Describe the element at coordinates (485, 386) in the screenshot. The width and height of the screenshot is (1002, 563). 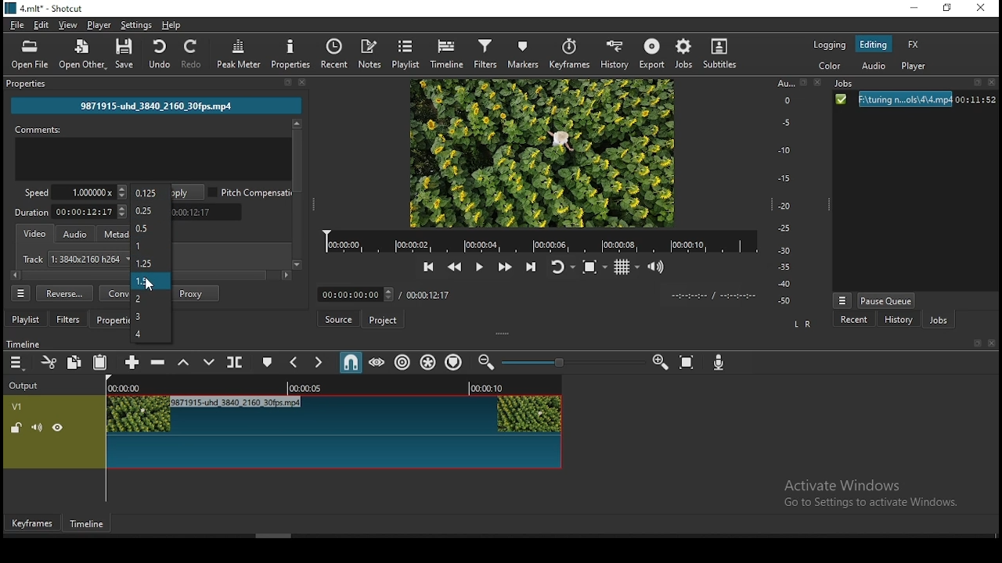
I see `00:00:10` at that location.